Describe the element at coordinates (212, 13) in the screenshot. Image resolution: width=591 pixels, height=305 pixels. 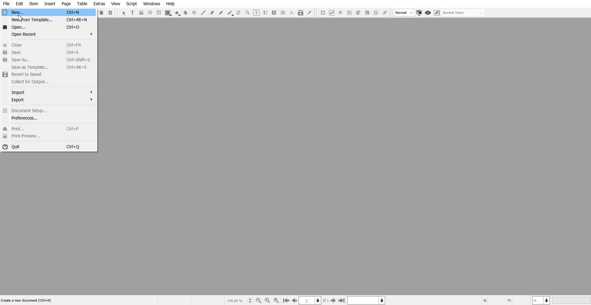
I see `Bezier curve` at that location.